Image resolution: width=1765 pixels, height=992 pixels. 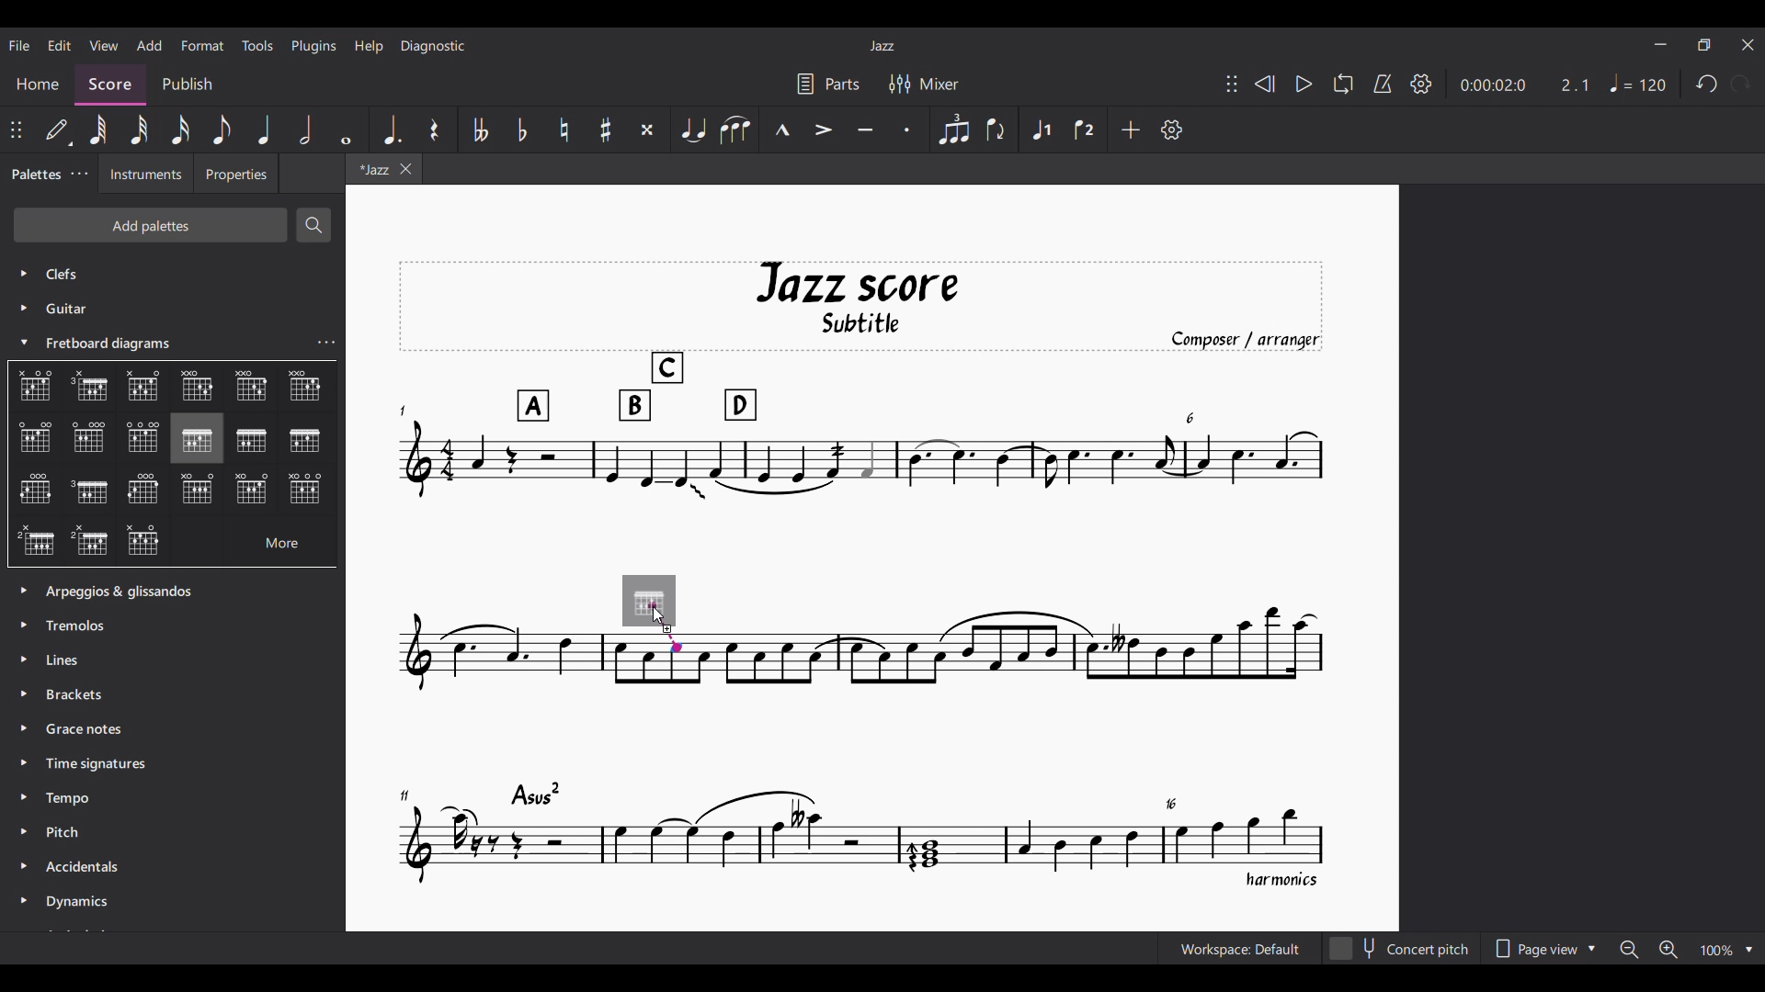 I want to click on Marcato, so click(x=780, y=129).